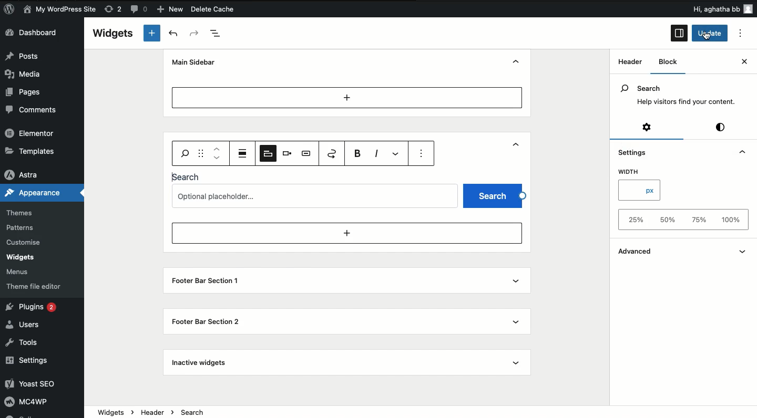 This screenshot has height=418, width=757. I want to click on add new block, so click(346, 233).